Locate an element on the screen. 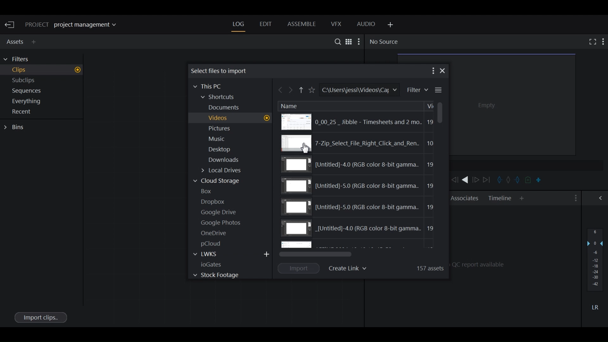 The width and height of the screenshot is (608, 342). Show everything in current project is located at coordinates (43, 102).